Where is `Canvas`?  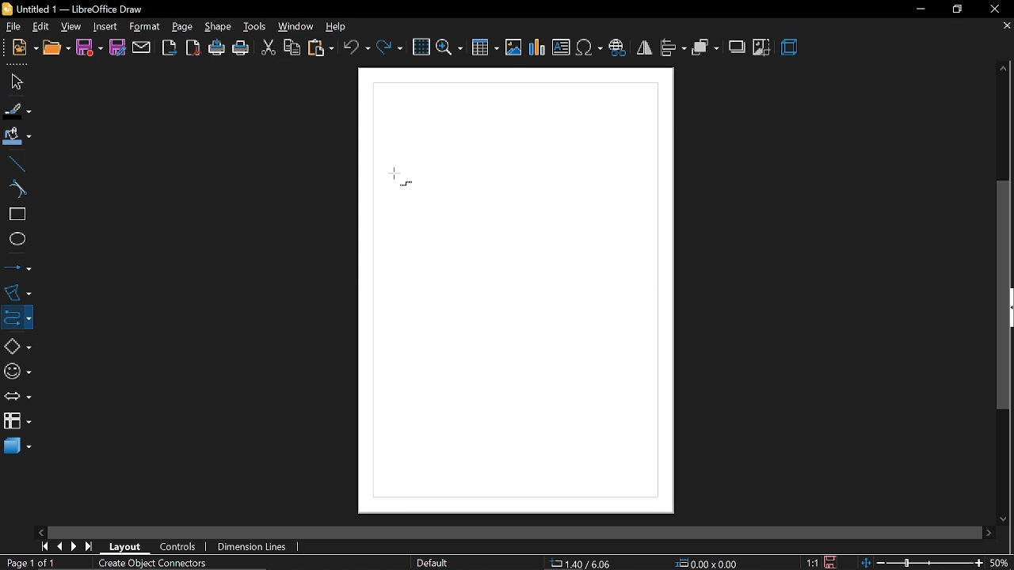
Canvas is located at coordinates (518, 291).